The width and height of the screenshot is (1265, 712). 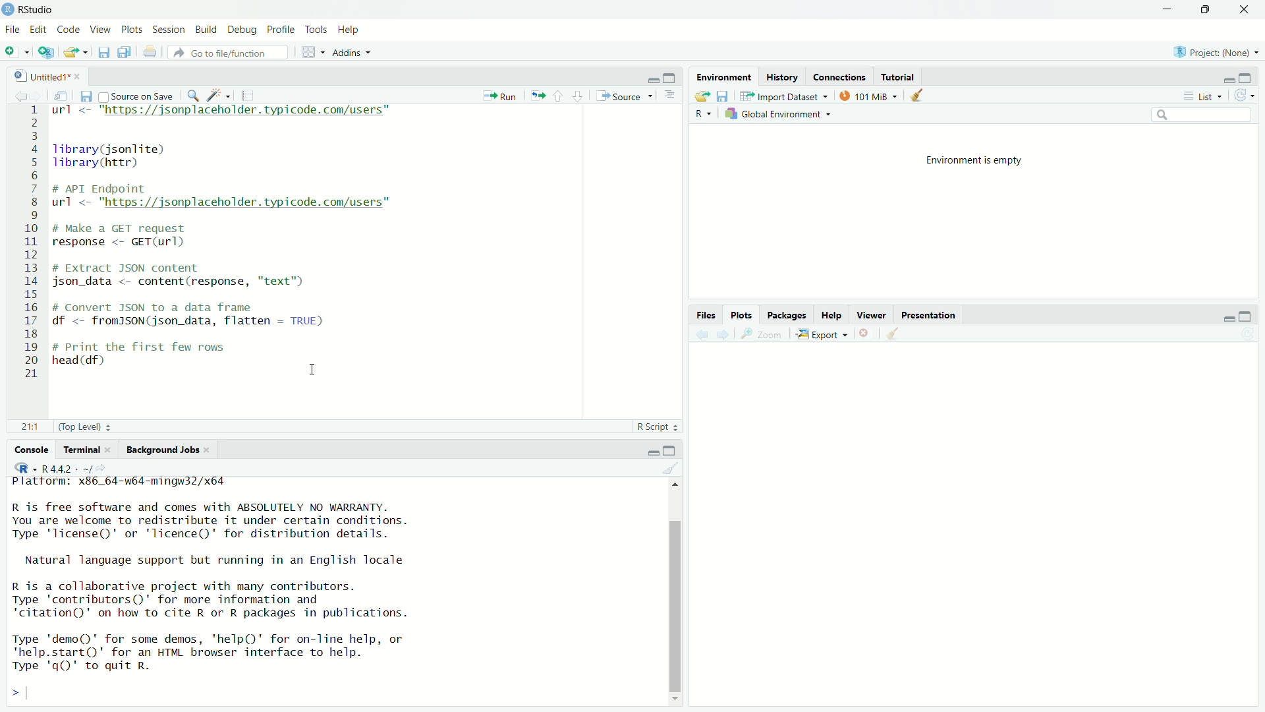 What do you see at coordinates (670, 78) in the screenshot?
I see `Maximize` at bounding box center [670, 78].